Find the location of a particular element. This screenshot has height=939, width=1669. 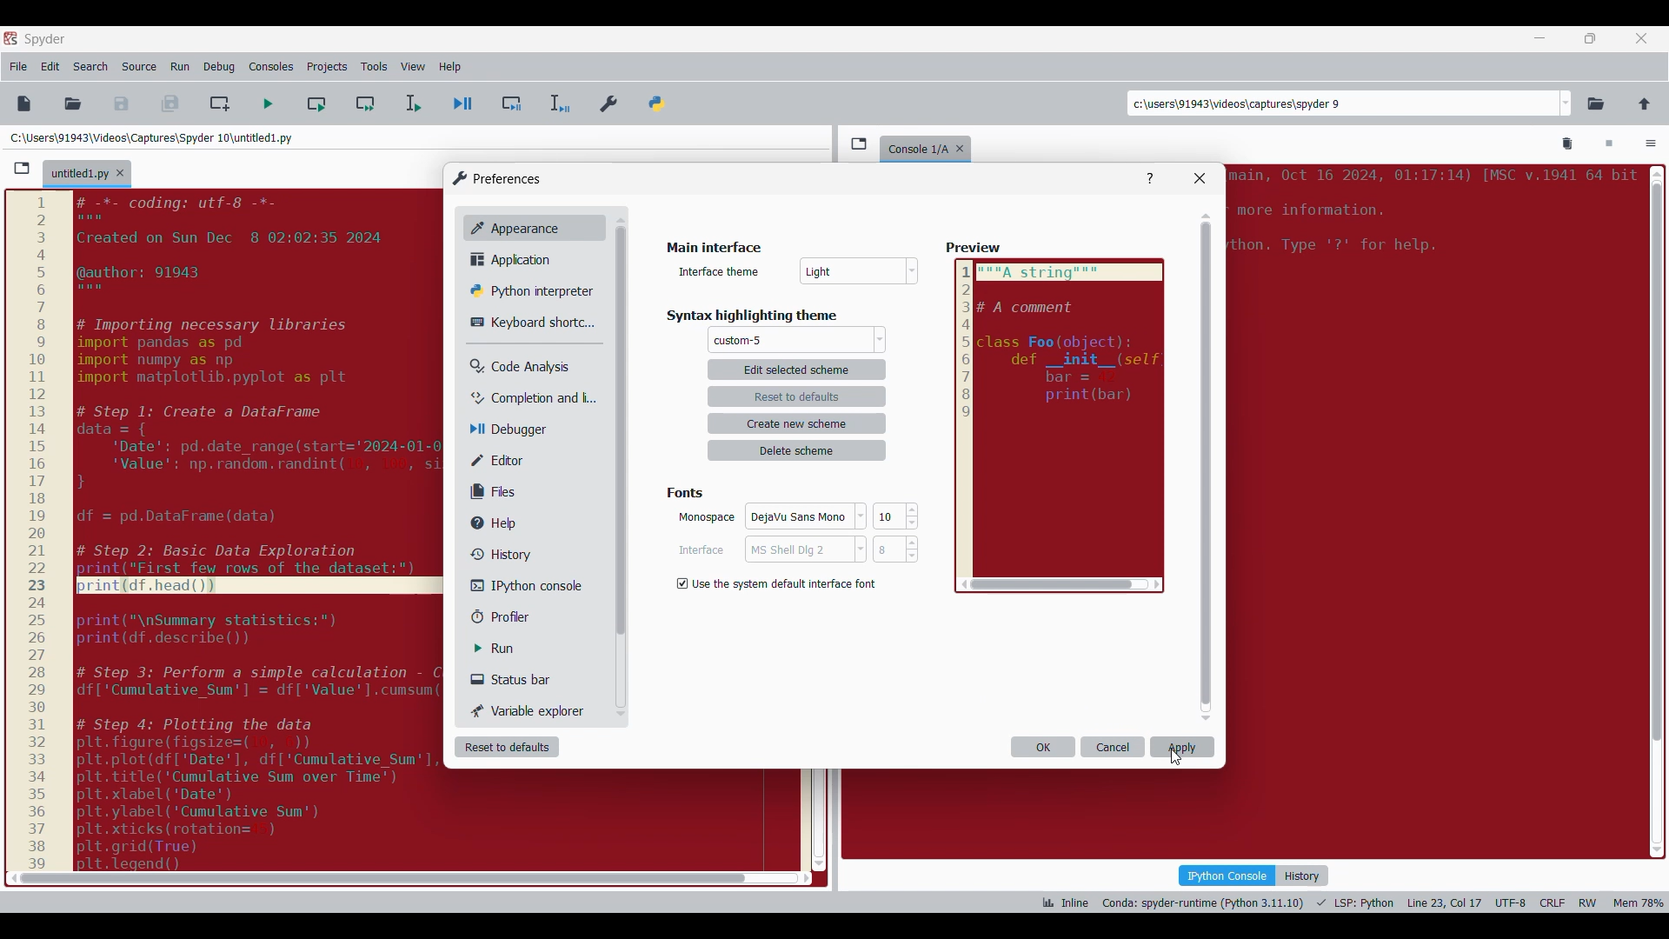

Debug cell is located at coordinates (512, 103).